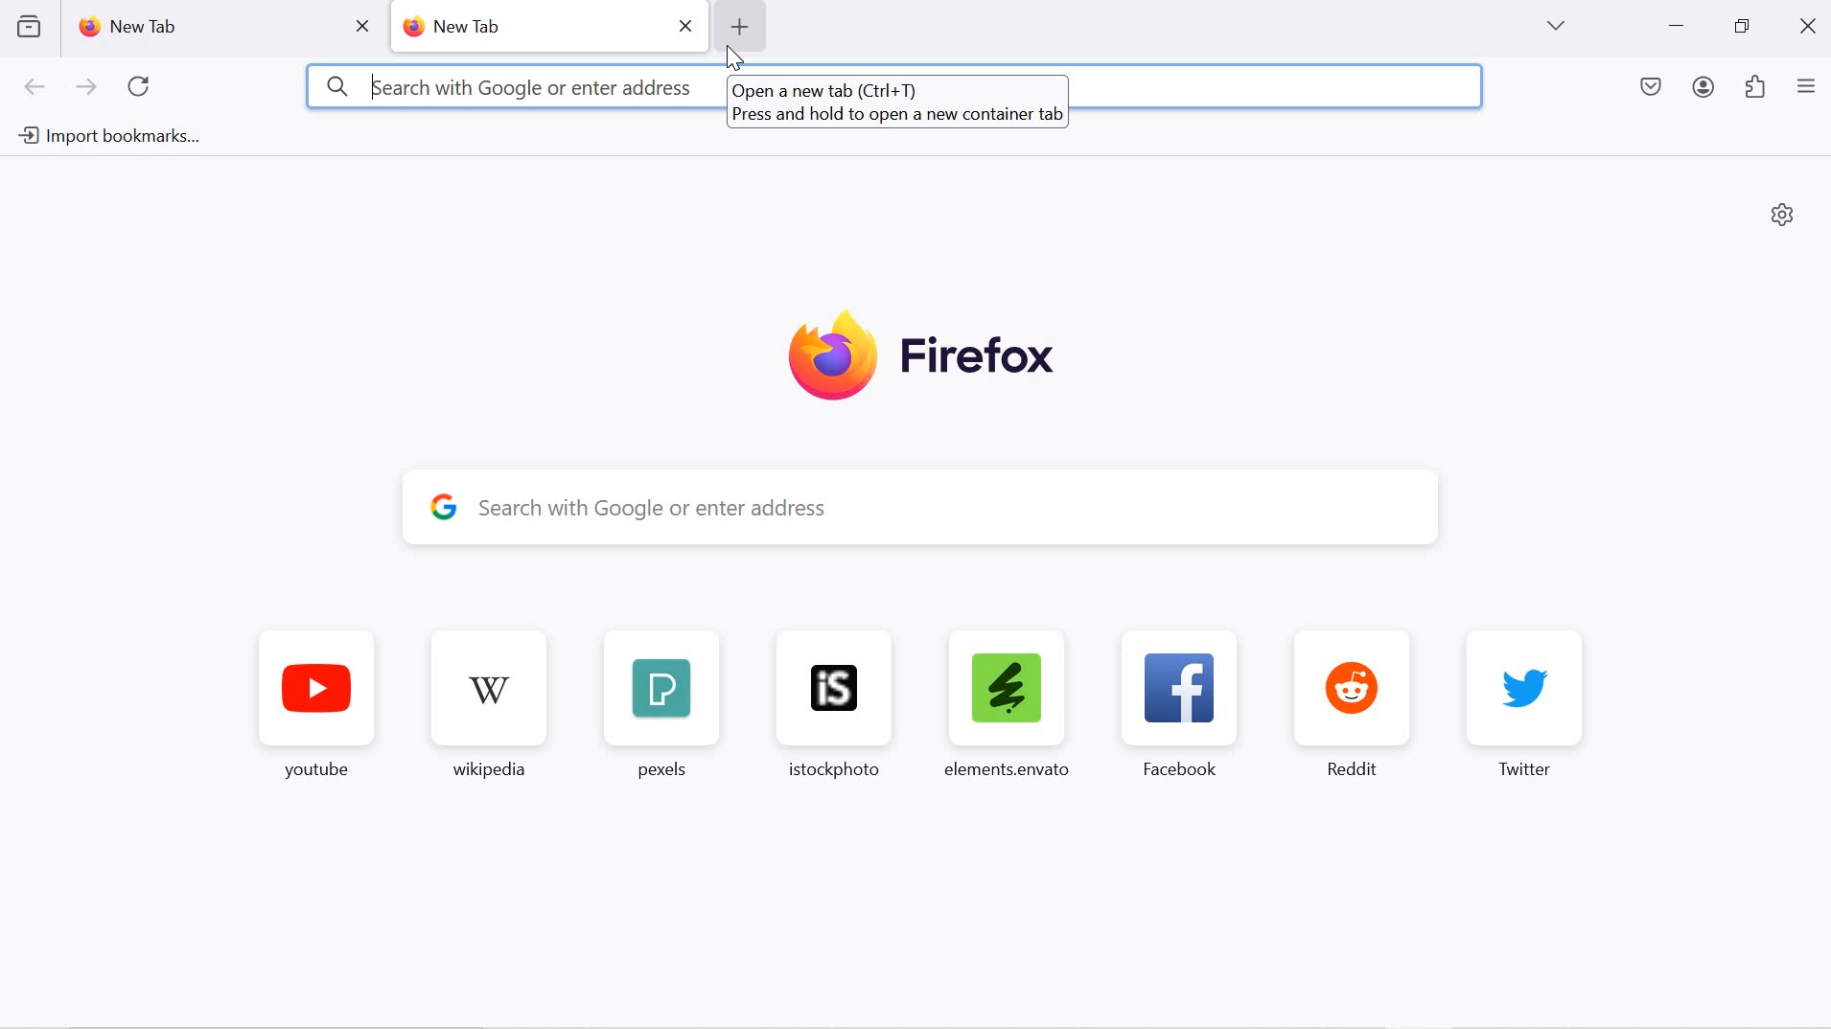  What do you see at coordinates (658, 706) in the screenshot?
I see `pexels favorite` at bounding box center [658, 706].